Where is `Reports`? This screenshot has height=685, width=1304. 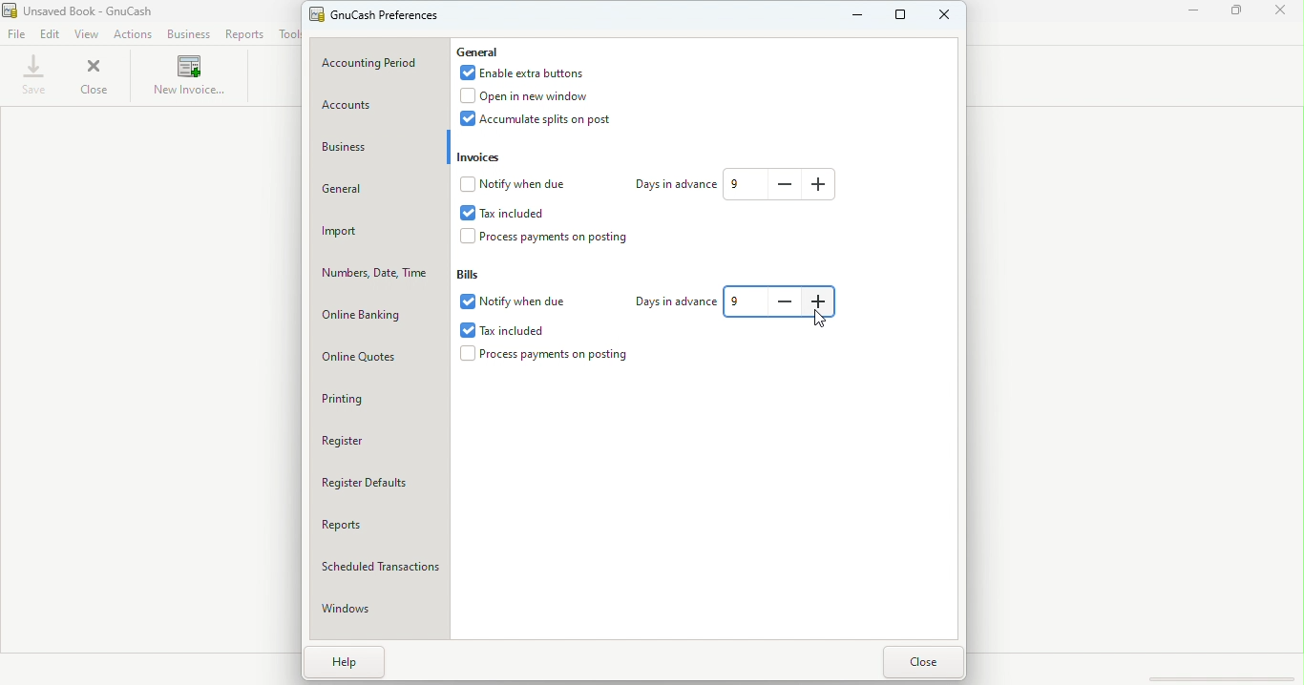
Reports is located at coordinates (247, 32).